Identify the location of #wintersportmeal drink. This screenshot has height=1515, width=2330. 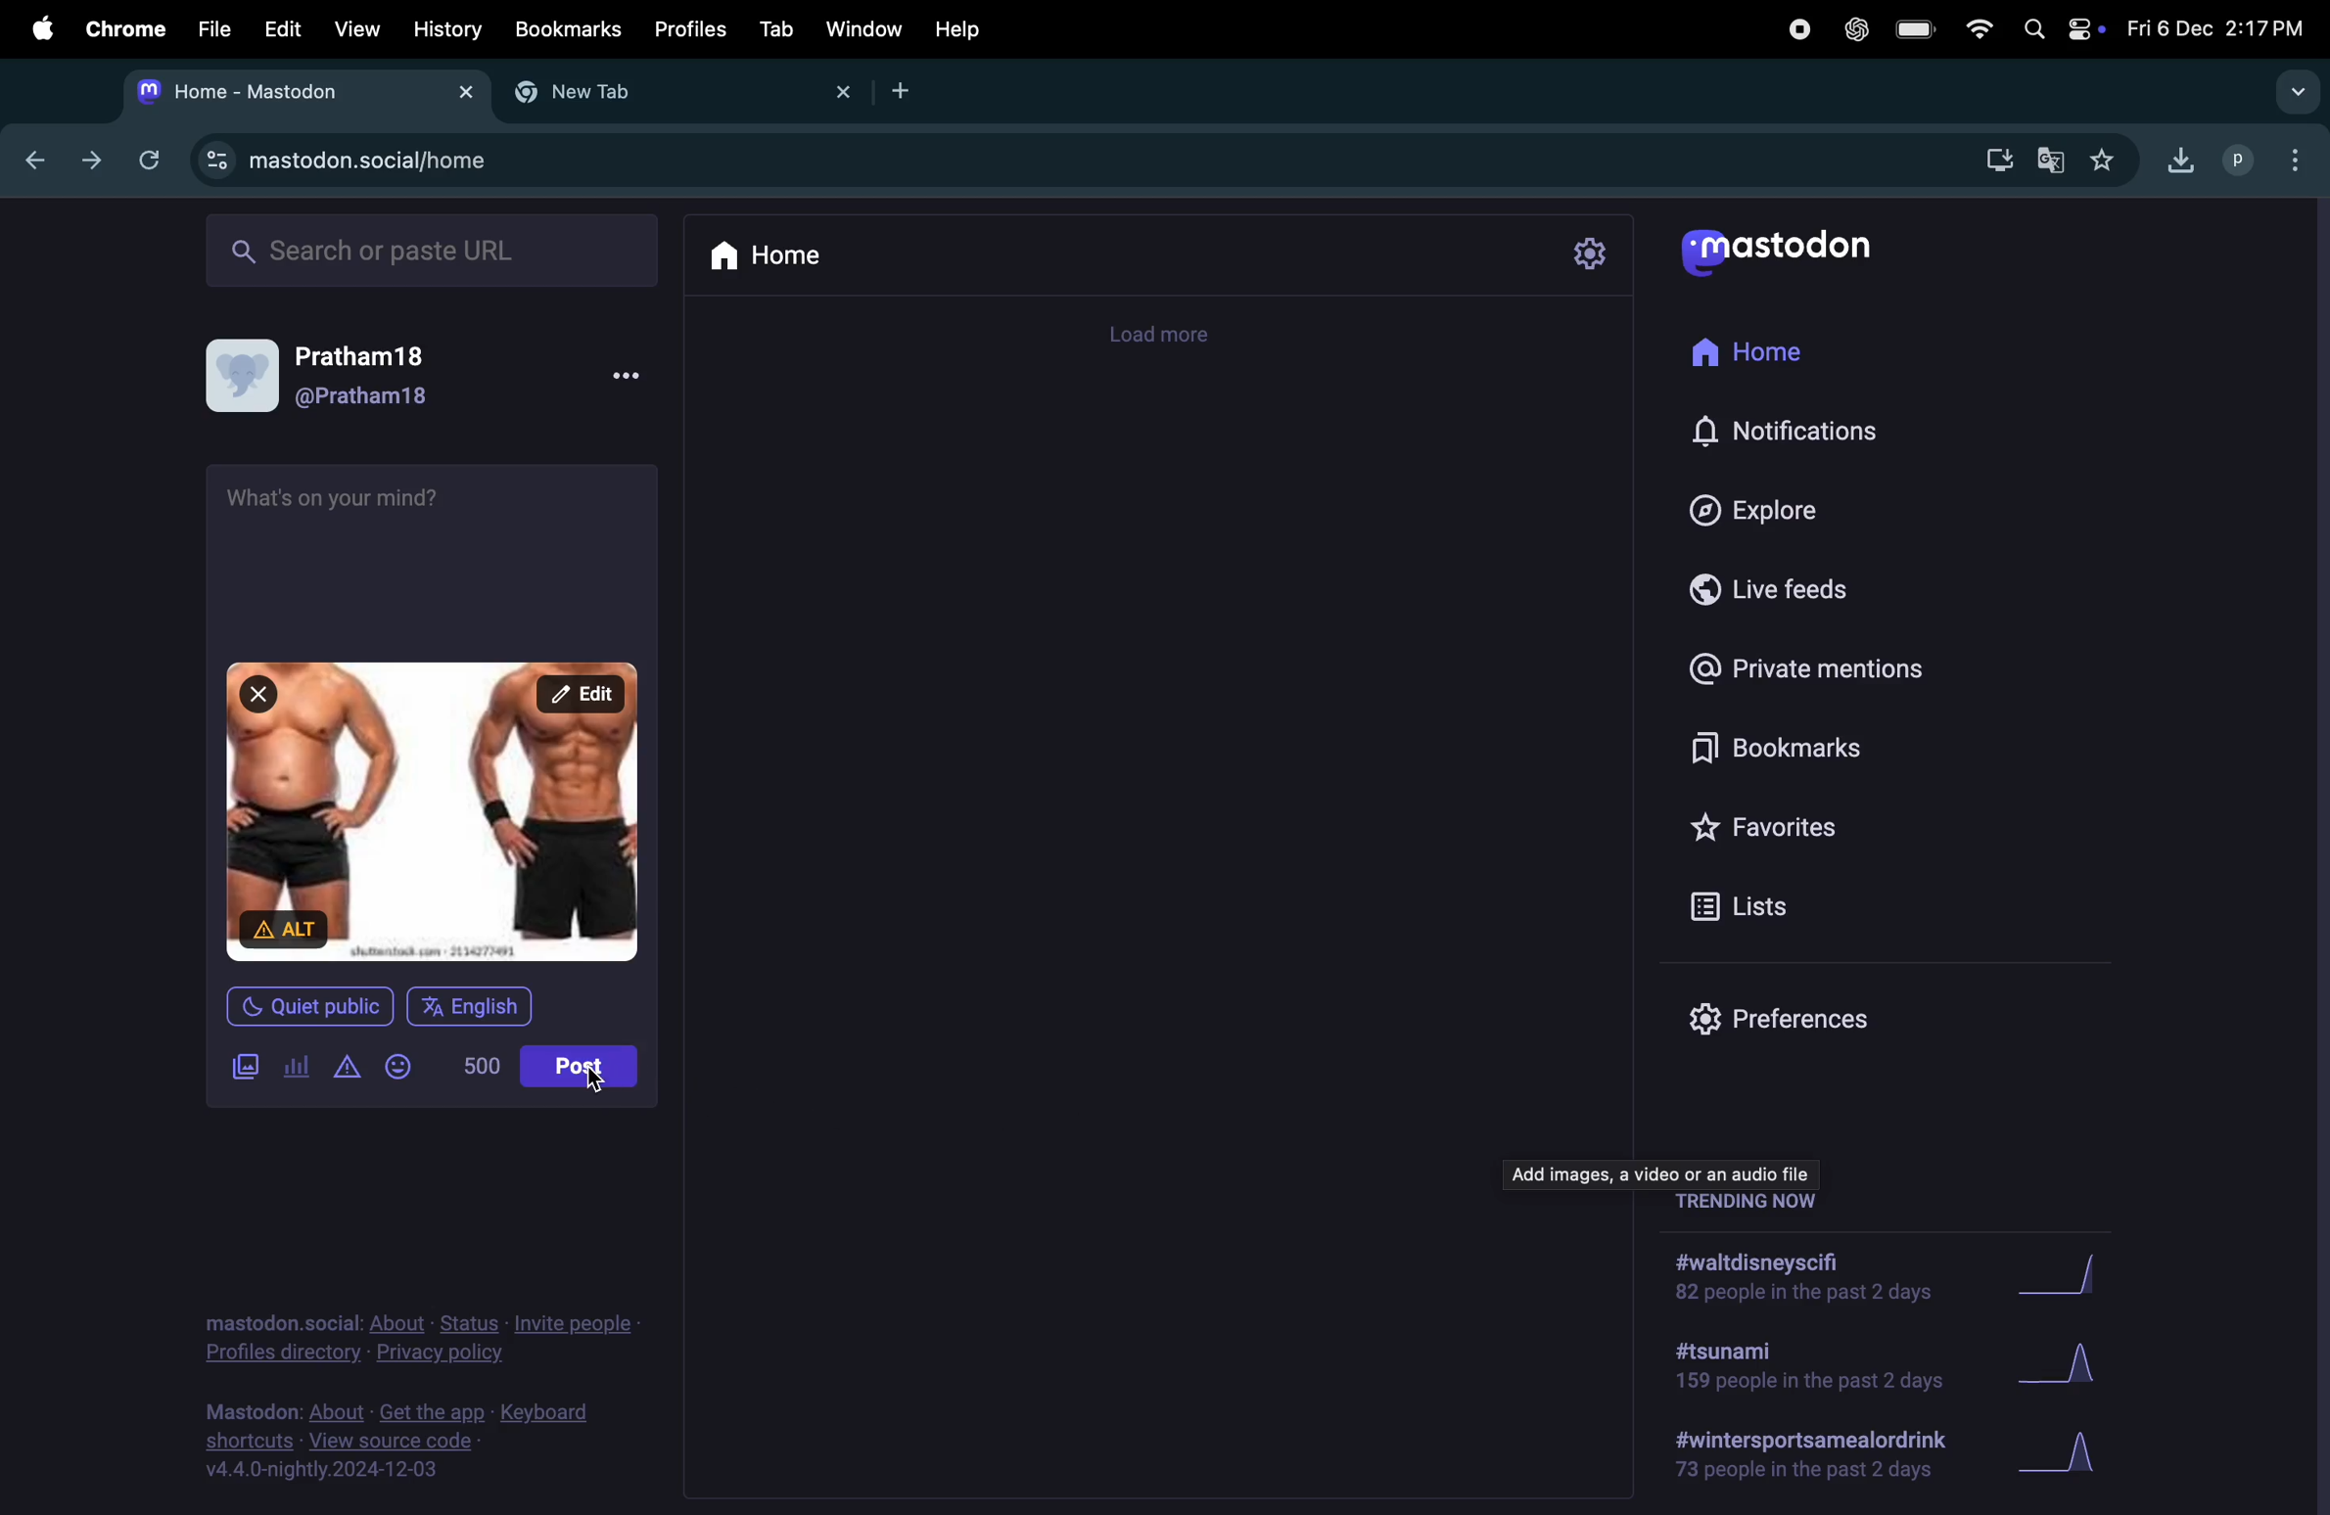
(1818, 1455).